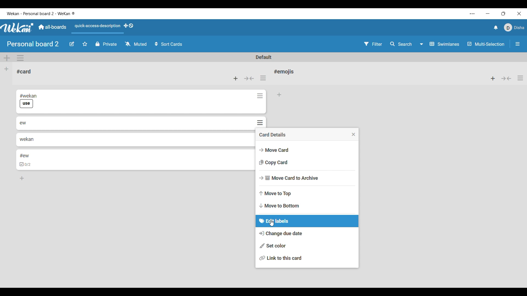  What do you see at coordinates (20, 58) in the screenshot?
I see `Swimlane actions` at bounding box center [20, 58].